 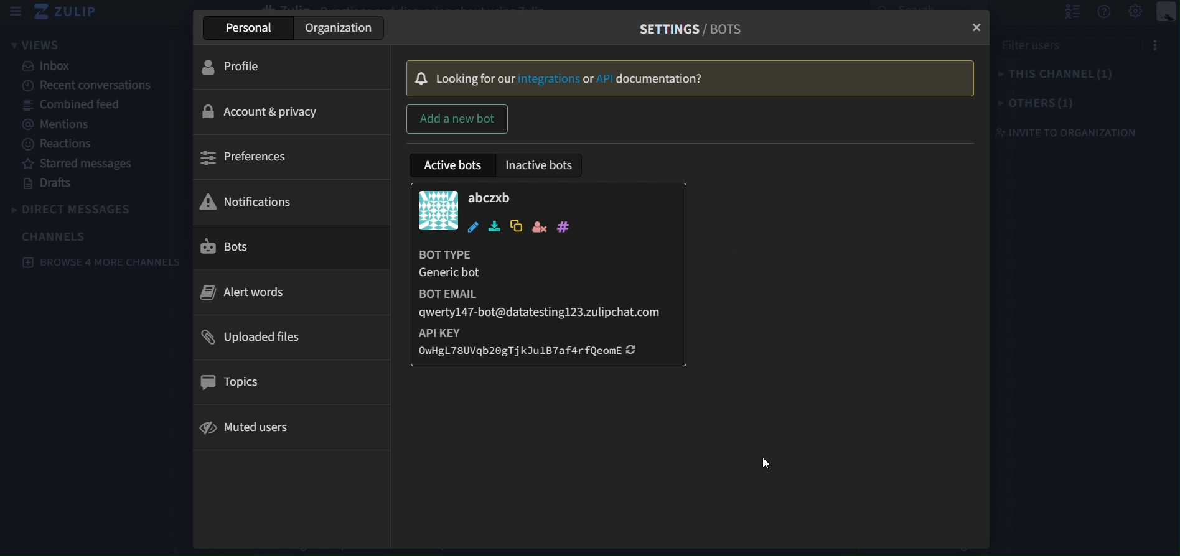 What do you see at coordinates (438, 210) in the screenshot?
I see `image` at bounding box center [438, 210].